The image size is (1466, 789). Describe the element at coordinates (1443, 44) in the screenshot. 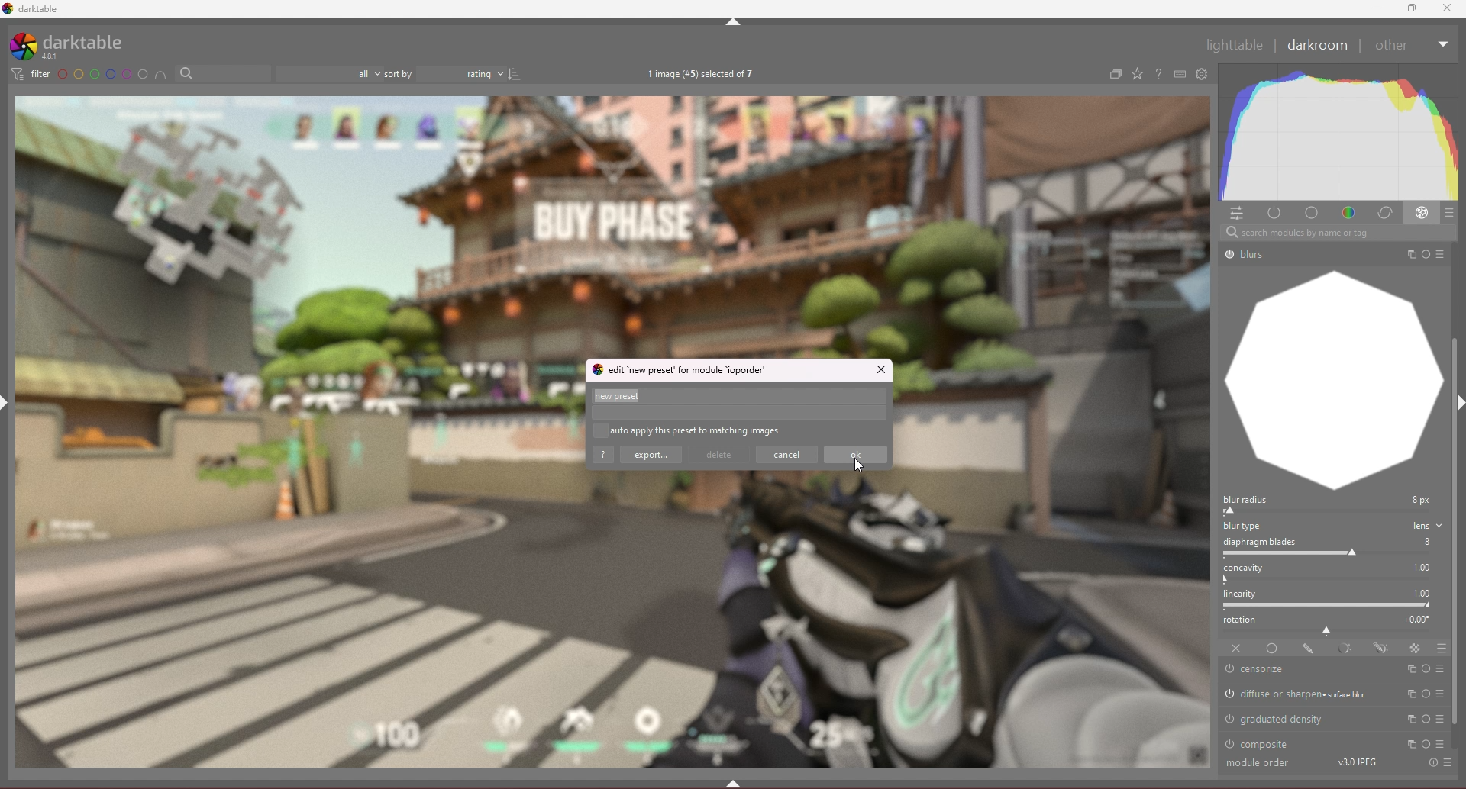

I see `` at that location.